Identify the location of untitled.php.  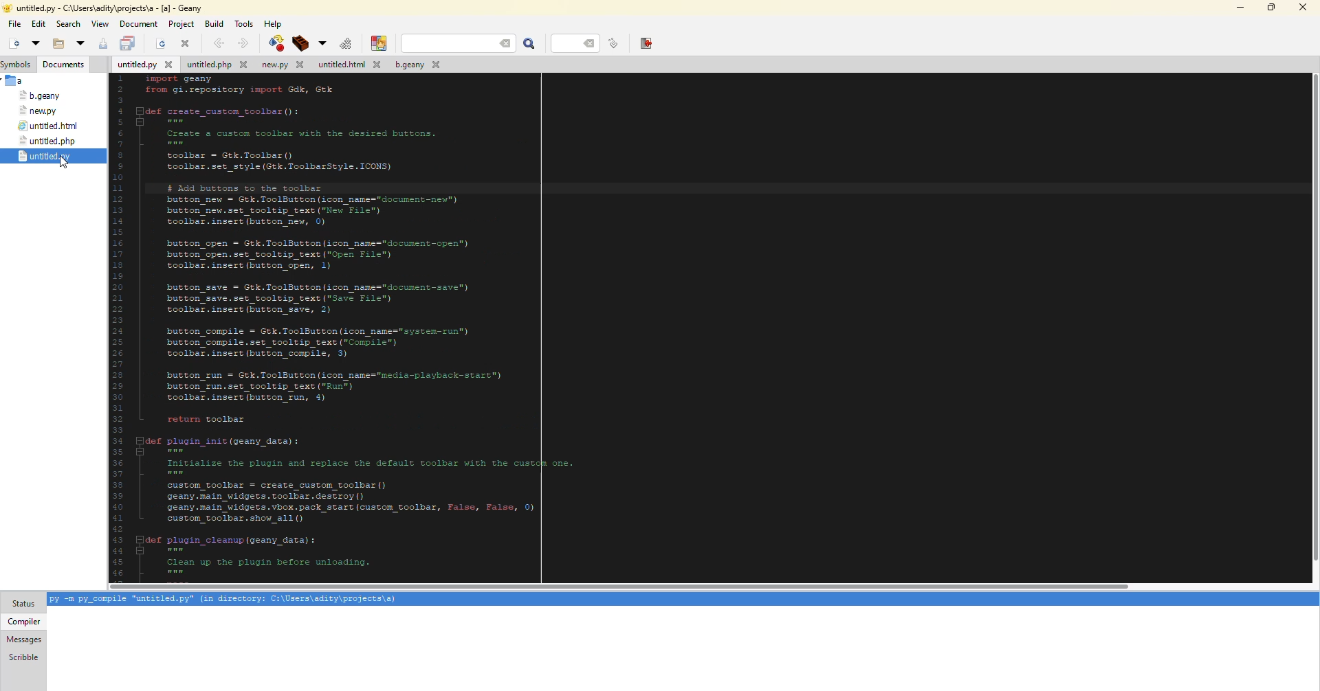
(219, 64).